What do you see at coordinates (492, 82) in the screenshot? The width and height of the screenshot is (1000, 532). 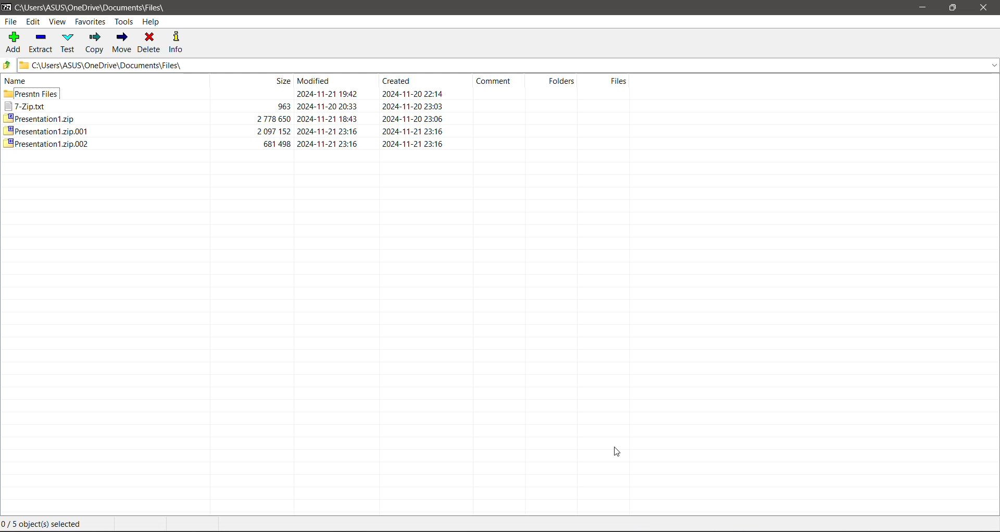 I see `‘Comment` at bounding box center [492, 82].